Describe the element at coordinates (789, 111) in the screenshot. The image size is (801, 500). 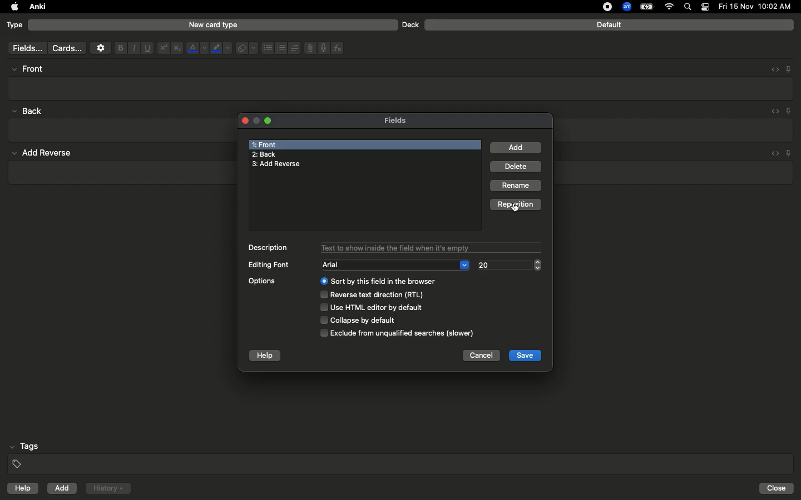
I see `Pin` at that location.